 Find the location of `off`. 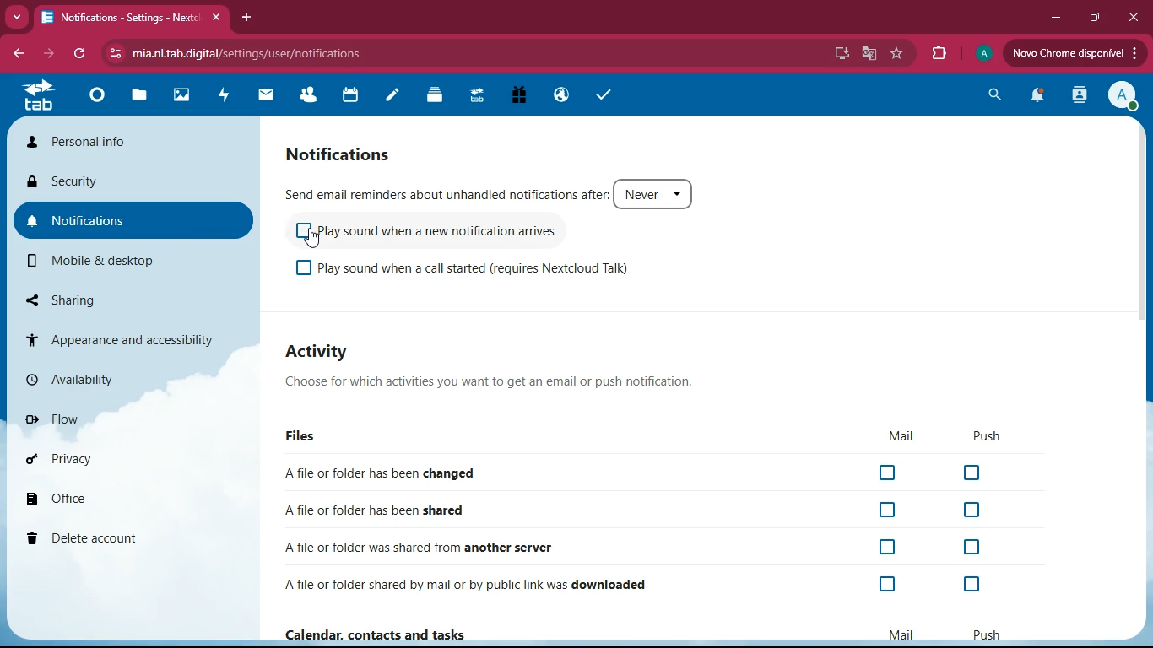

off is located at coordinates (972, 509).